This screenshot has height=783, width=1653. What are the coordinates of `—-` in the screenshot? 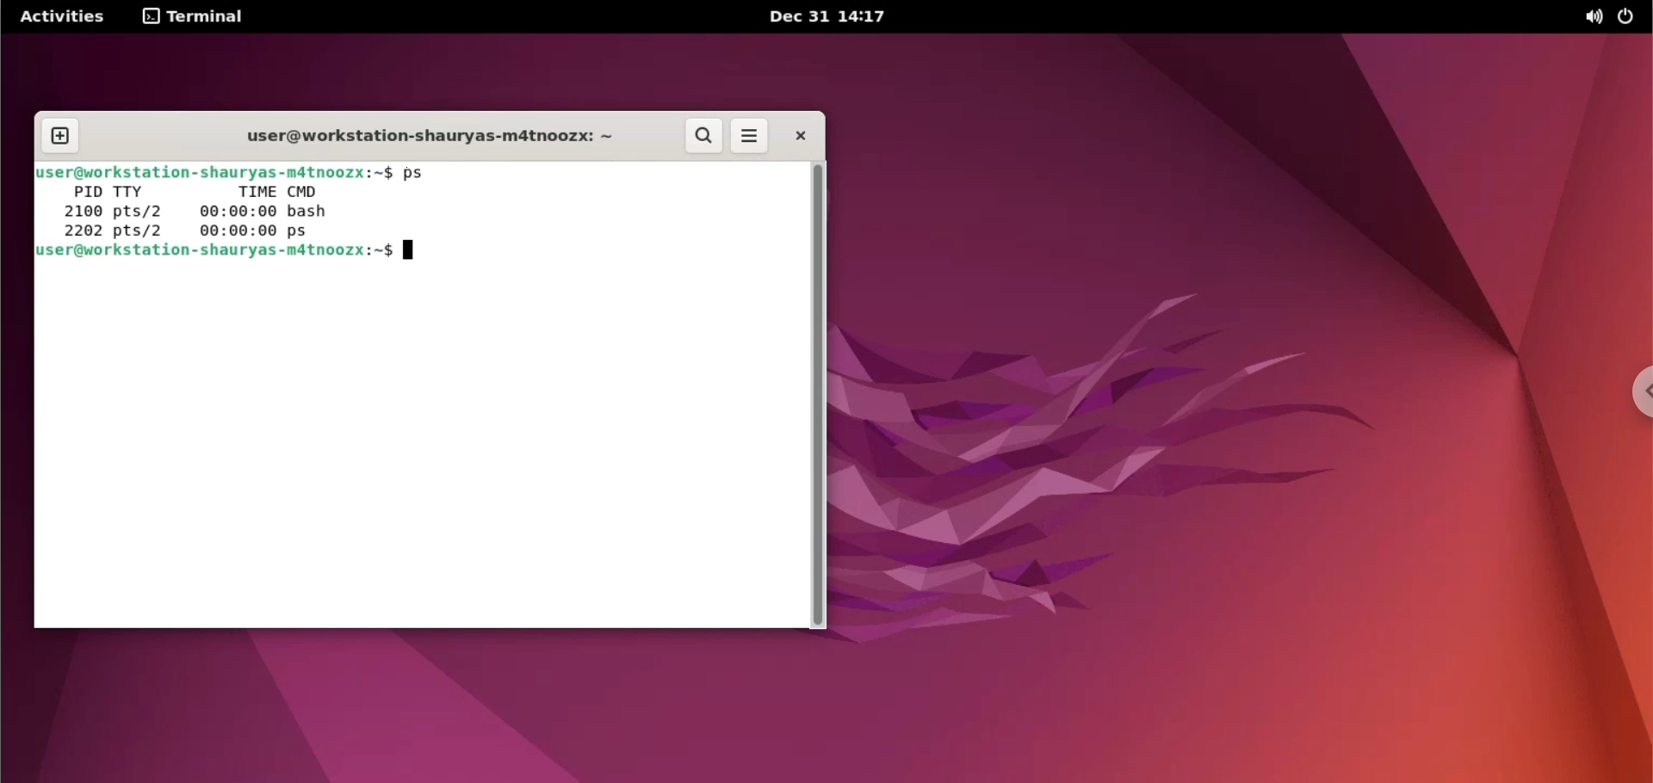 It's located at (77, 229).